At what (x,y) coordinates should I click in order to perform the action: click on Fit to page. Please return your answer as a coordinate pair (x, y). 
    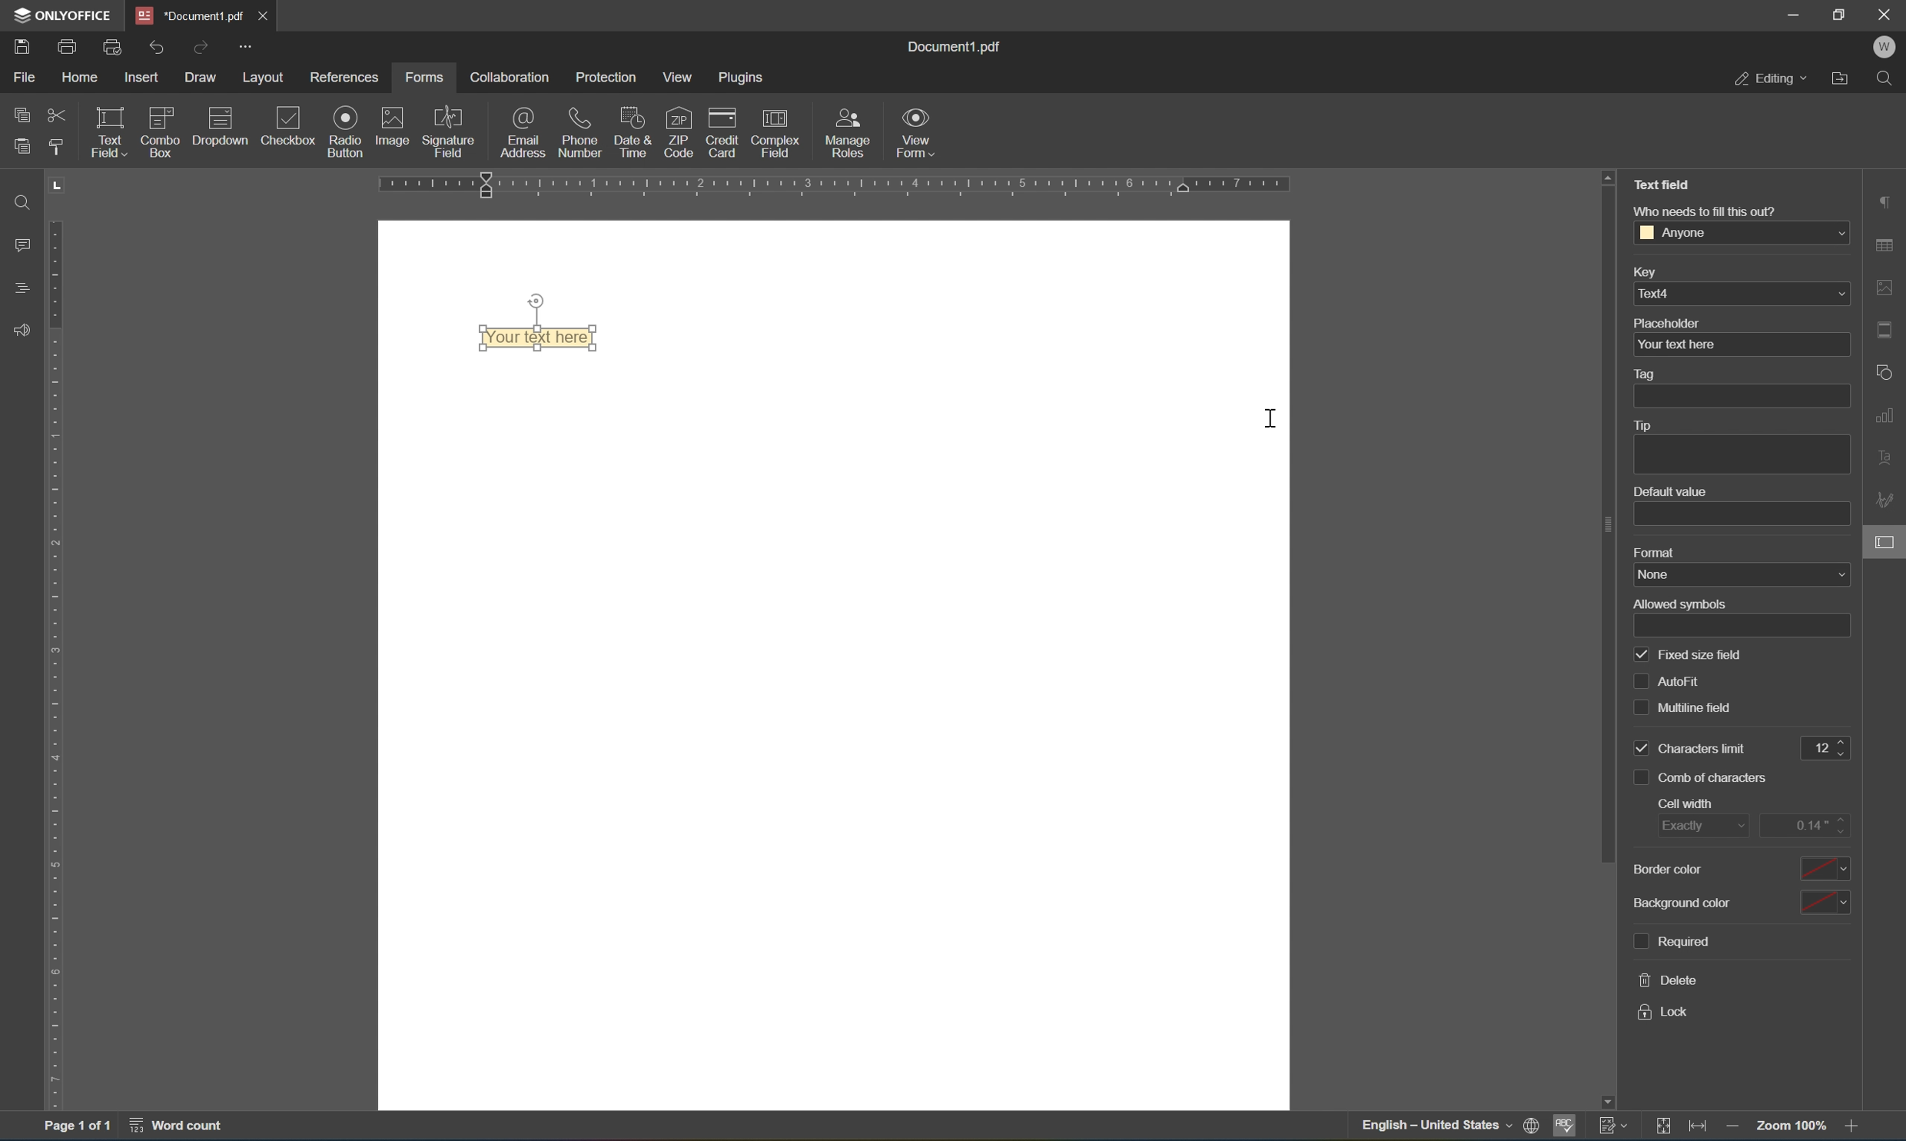
    Looking at the image, I should click on (1700, 1128).